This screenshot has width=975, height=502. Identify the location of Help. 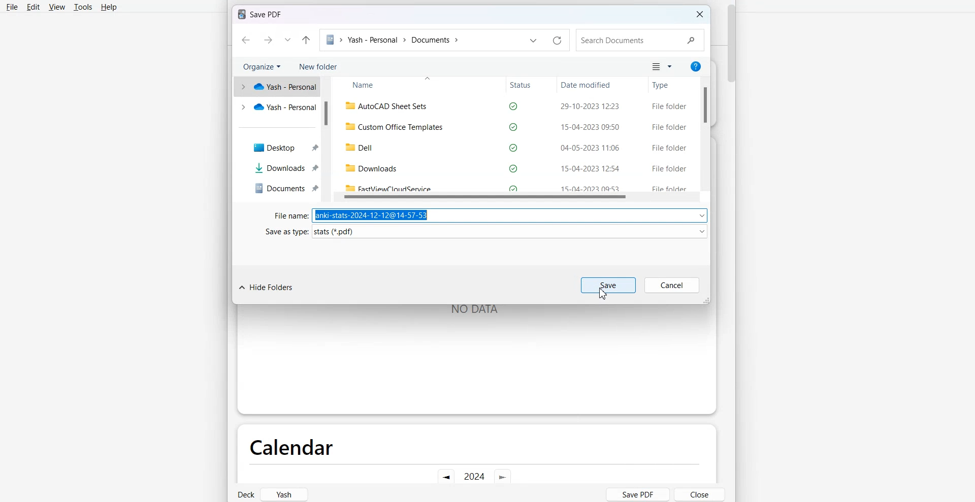
(108, 7).